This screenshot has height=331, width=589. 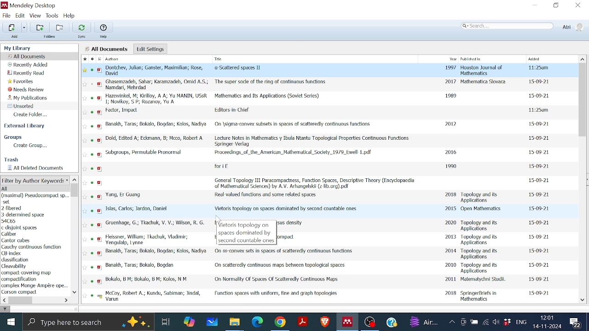 What do you see at coordinates (539, 152) in the screenshot?
I see `date` at bounding box center [539, 152].